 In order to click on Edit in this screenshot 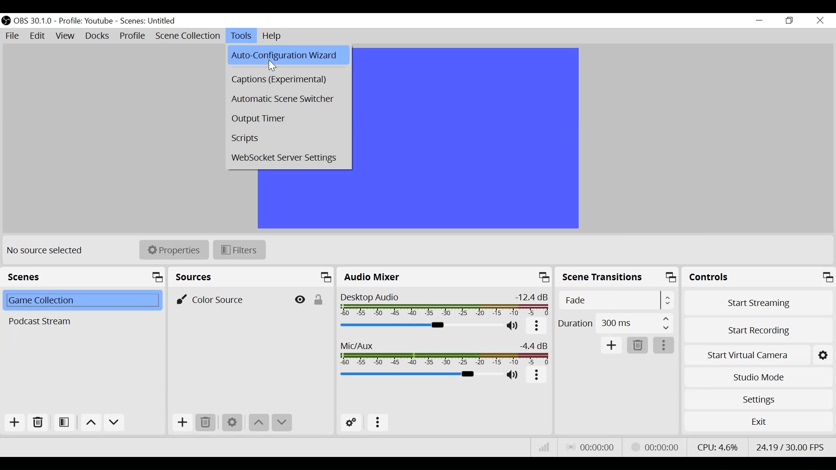, I will do `click(38, 37)`.